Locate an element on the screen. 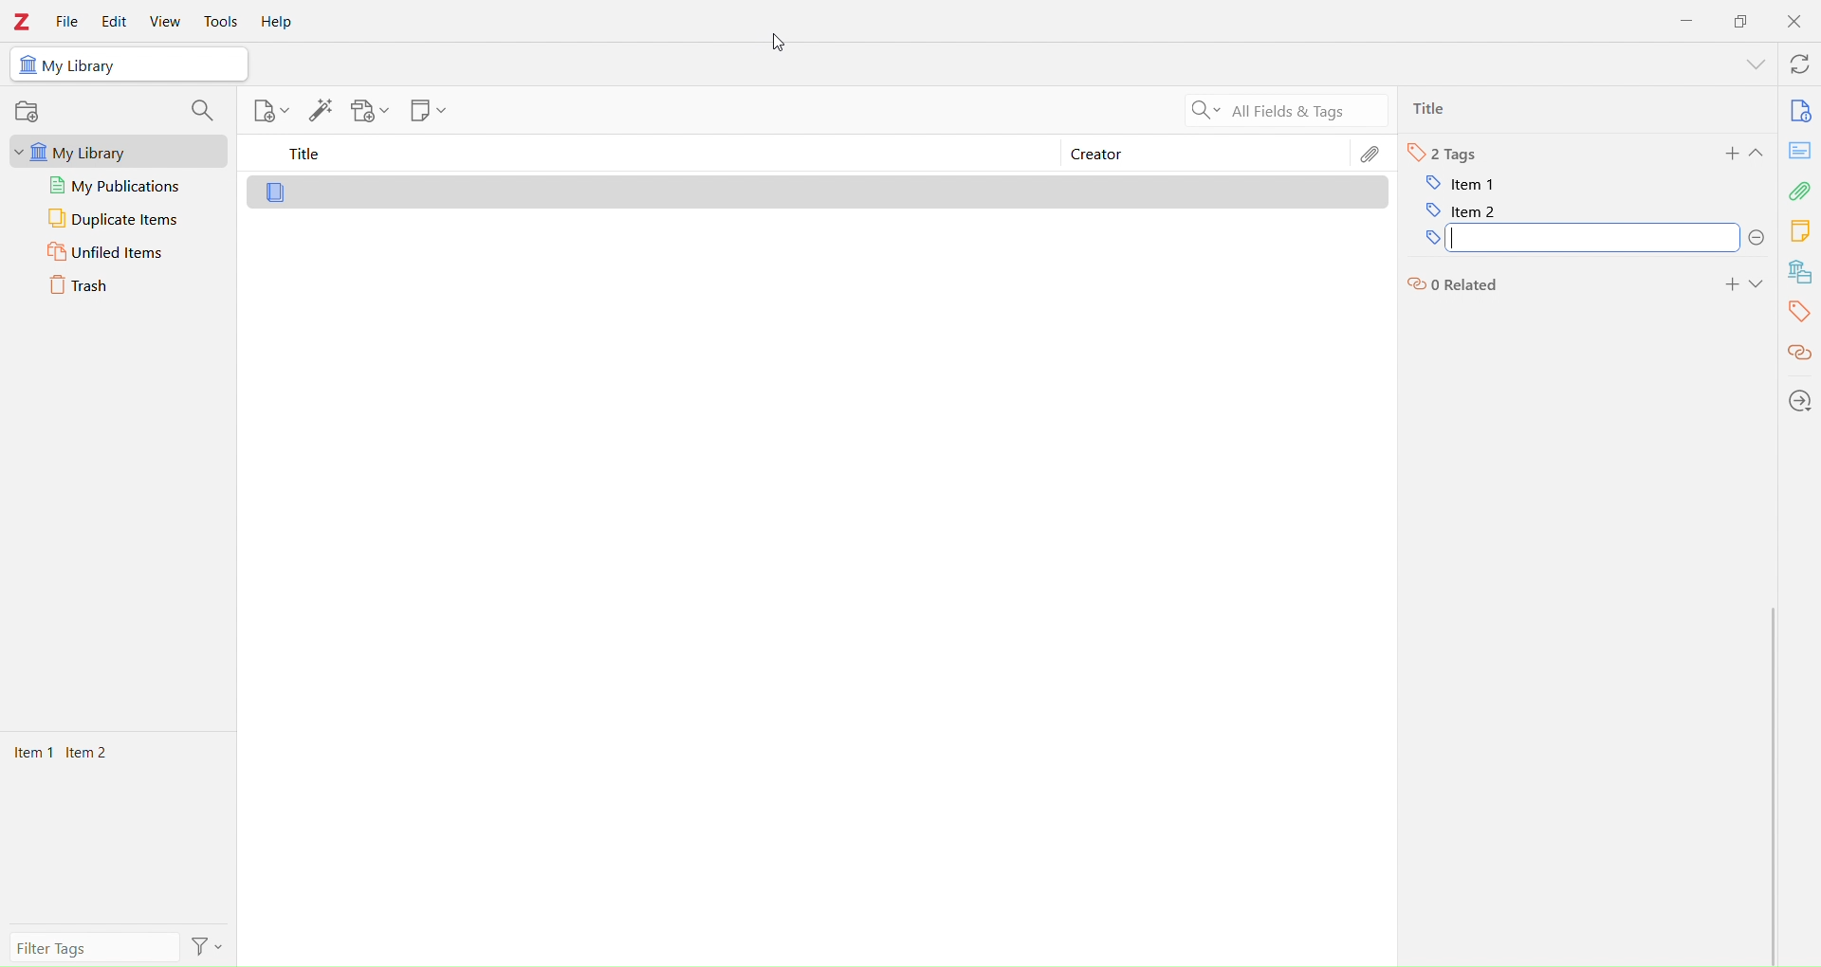  Tags is located at coordinates (1451, 156).